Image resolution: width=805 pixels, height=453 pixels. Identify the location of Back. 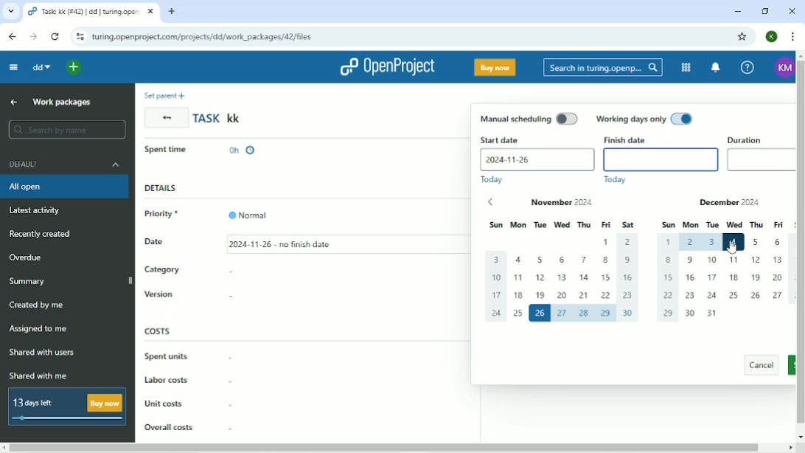
(166, 117).